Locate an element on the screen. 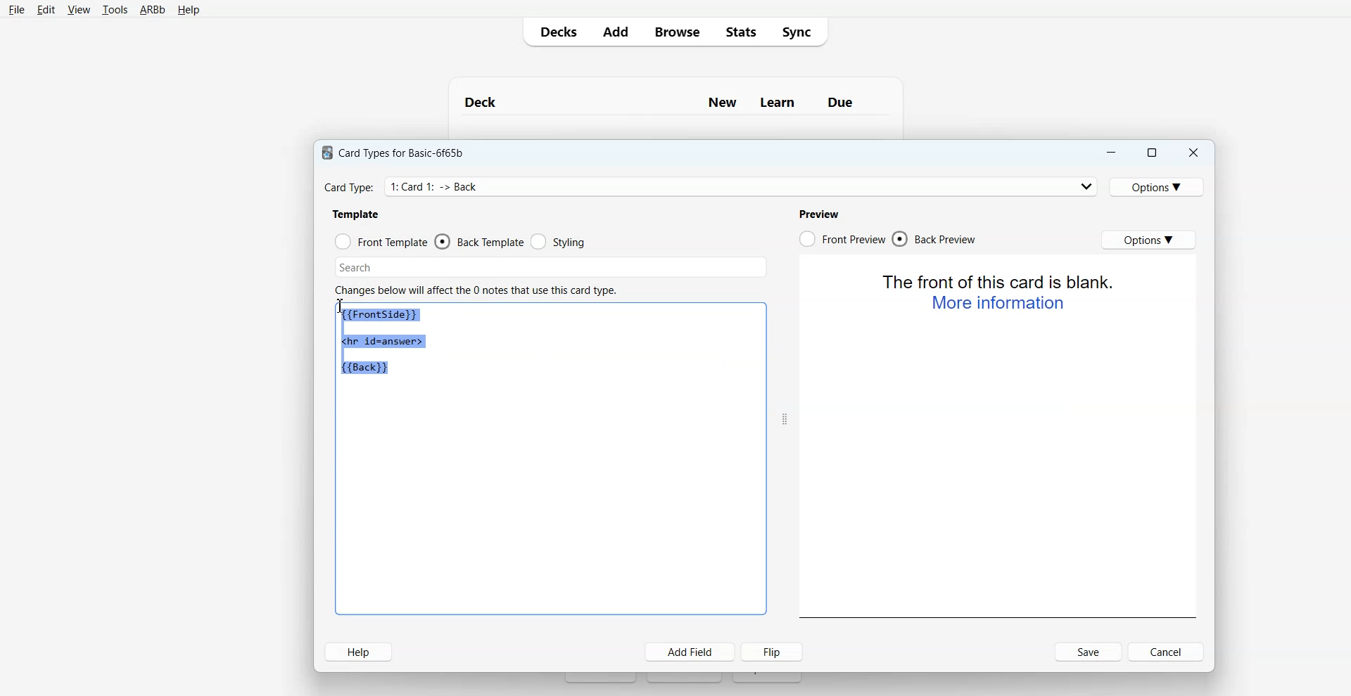 This screenshot has height=696, width=1351. Text 2 is located at coordinates (356, 214).